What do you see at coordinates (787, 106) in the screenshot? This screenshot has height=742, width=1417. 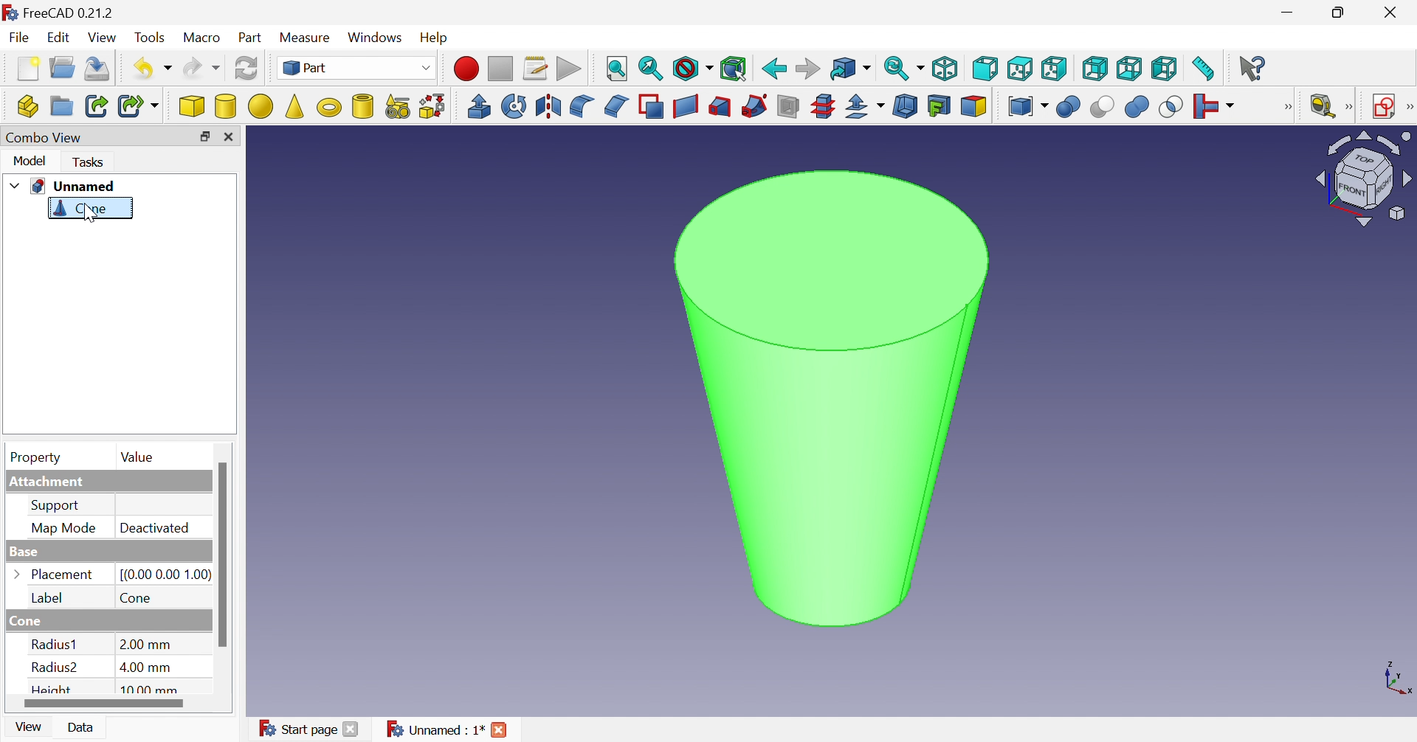 I see `Section` at bounding box center [787, 106].